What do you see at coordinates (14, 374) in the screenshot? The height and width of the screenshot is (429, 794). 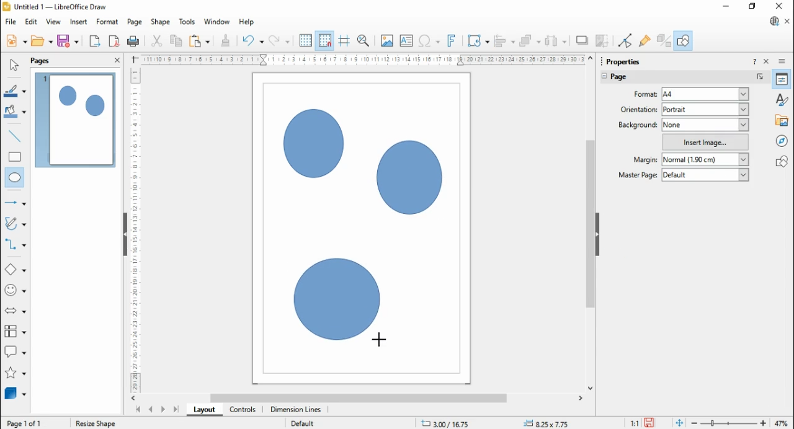 I see `stars and banners ` at bounding box center [14, 374].